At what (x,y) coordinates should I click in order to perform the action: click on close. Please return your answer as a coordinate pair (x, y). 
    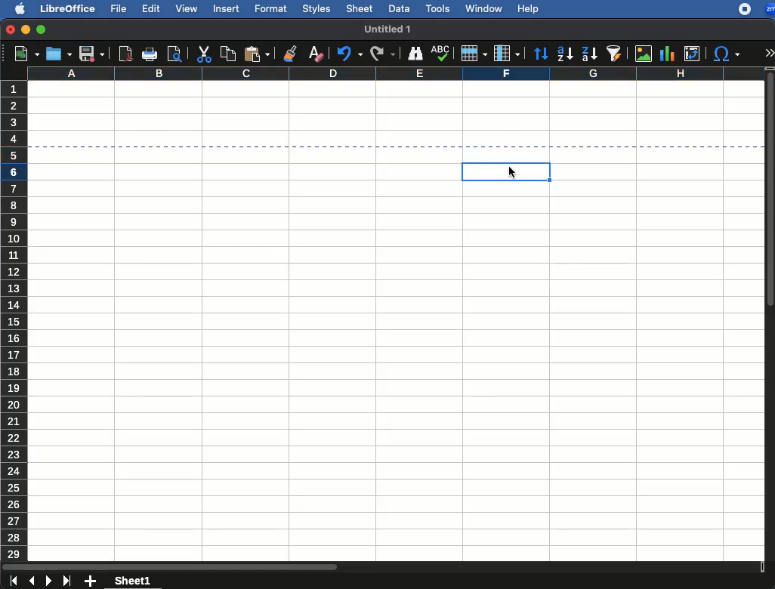
    Looking at the image, I should click on (9, 29).